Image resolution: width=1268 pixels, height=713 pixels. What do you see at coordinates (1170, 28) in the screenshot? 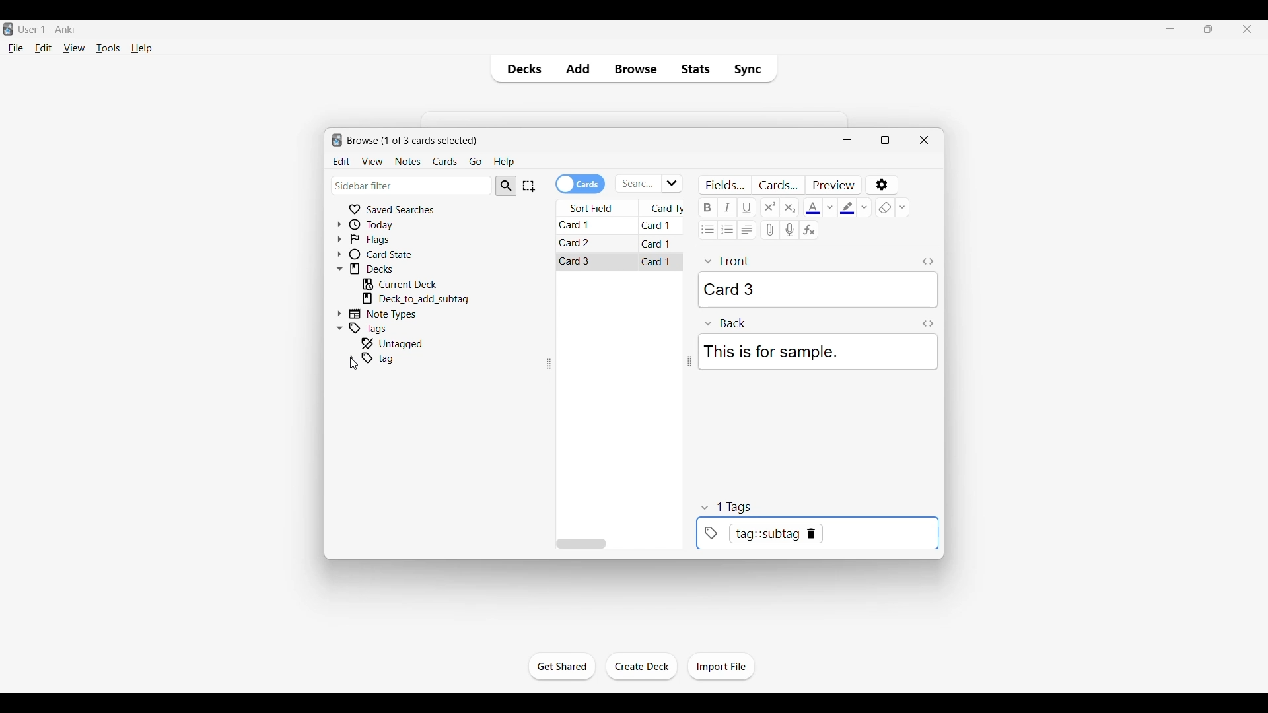
I see `Minimize` at bounding box center [1170, 28].